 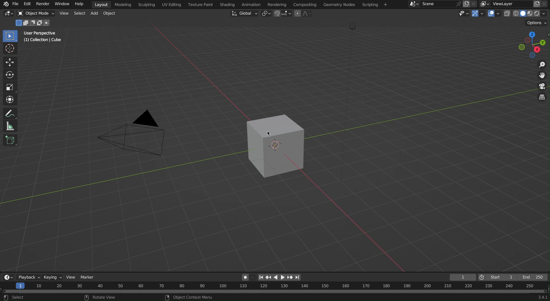 What do you see at coordinates (28, 276) in the screenshot?
I see `Playback ` at bounding box center [28, 276].